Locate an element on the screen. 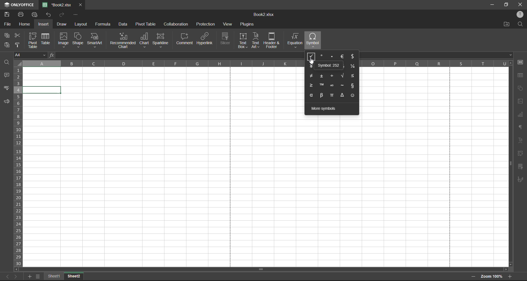 This screenshot has height=281, width=527. sheet list is located at coordinates (38, 277).